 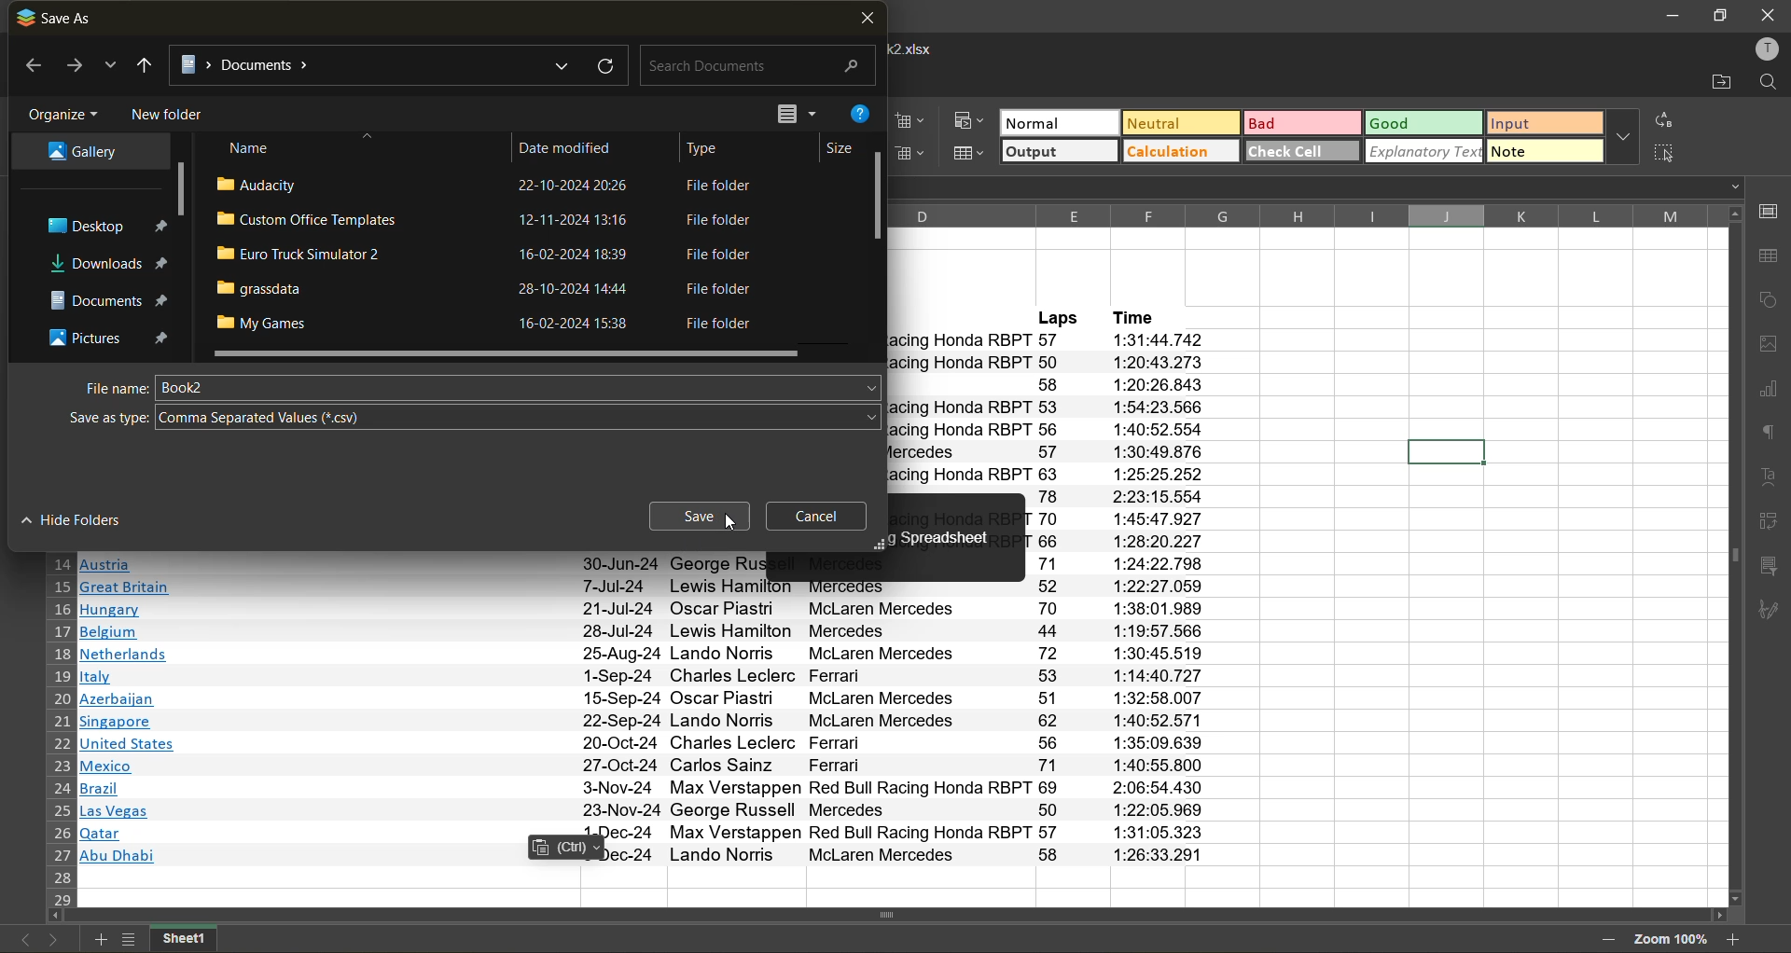 What do you see at coordinates (506, 354) in the screenshot?
I see `horizontal scroll bar` at bounding box center [506, 354].